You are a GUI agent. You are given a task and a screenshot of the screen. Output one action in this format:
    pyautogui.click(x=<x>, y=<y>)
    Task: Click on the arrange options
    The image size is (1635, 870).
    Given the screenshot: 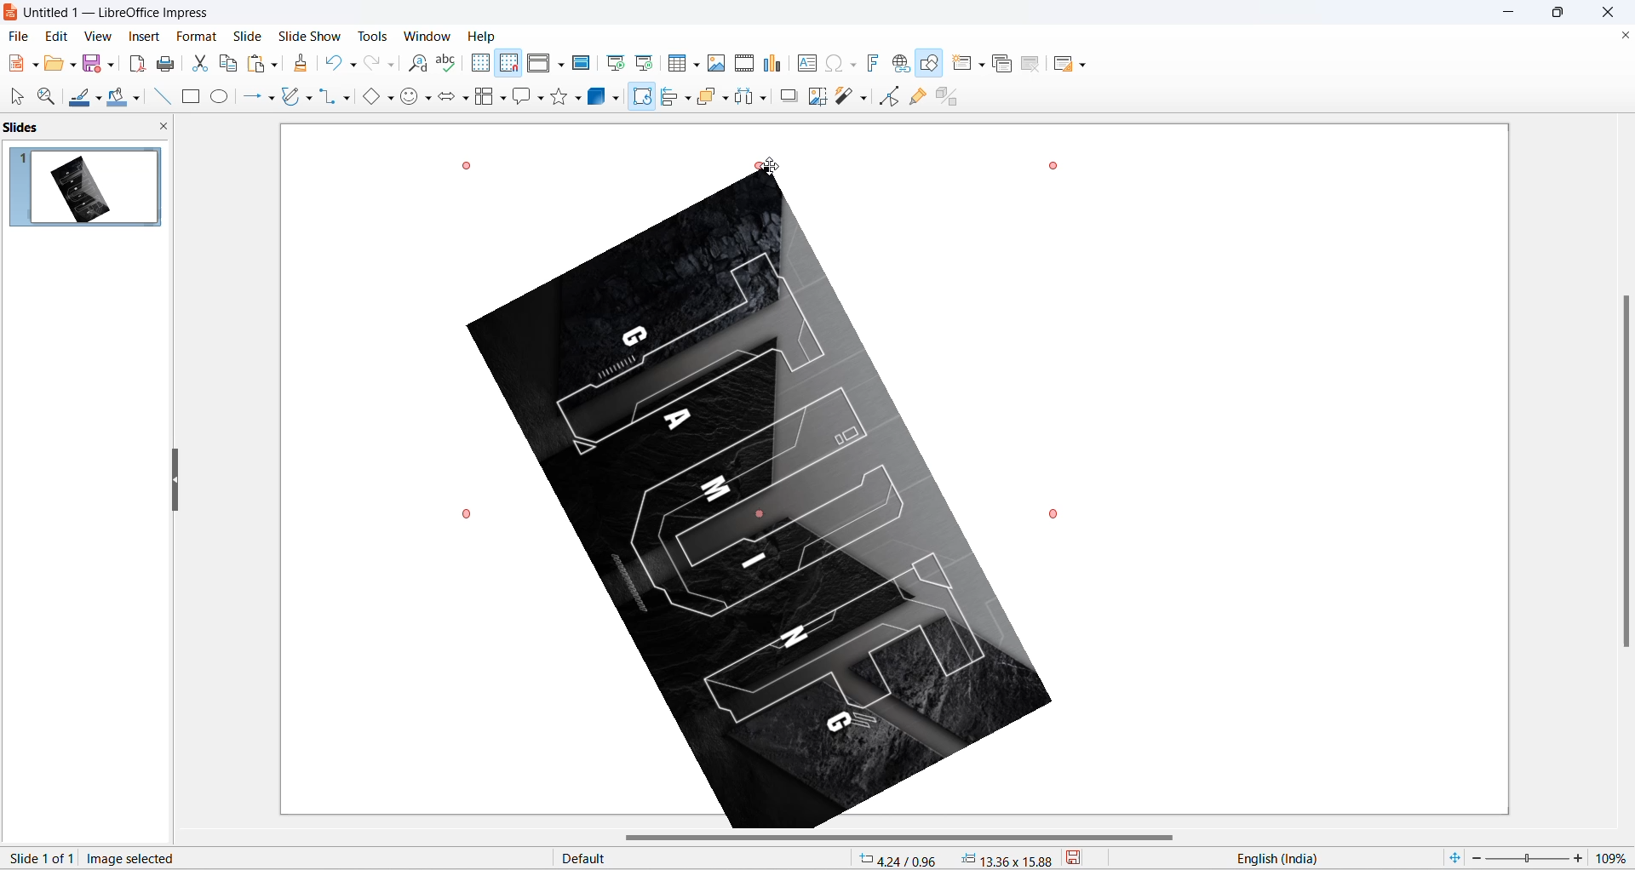 What is the action you would take?
    pyautogui.click(x=727, y=99)
    